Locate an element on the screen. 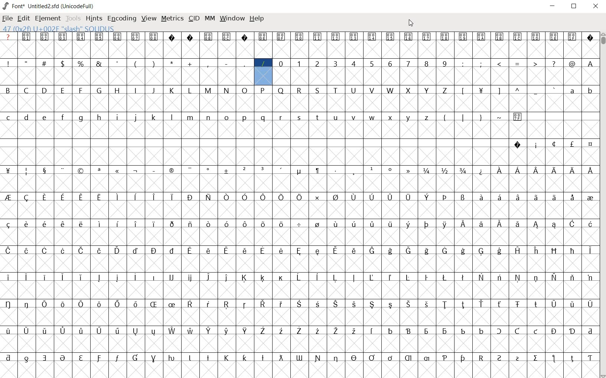 The width and height of the screenshot is (606, 378). glyph is located at coordinates (318, 304).